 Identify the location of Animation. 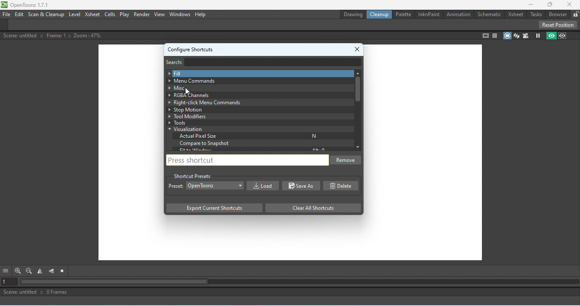
(457, 13).